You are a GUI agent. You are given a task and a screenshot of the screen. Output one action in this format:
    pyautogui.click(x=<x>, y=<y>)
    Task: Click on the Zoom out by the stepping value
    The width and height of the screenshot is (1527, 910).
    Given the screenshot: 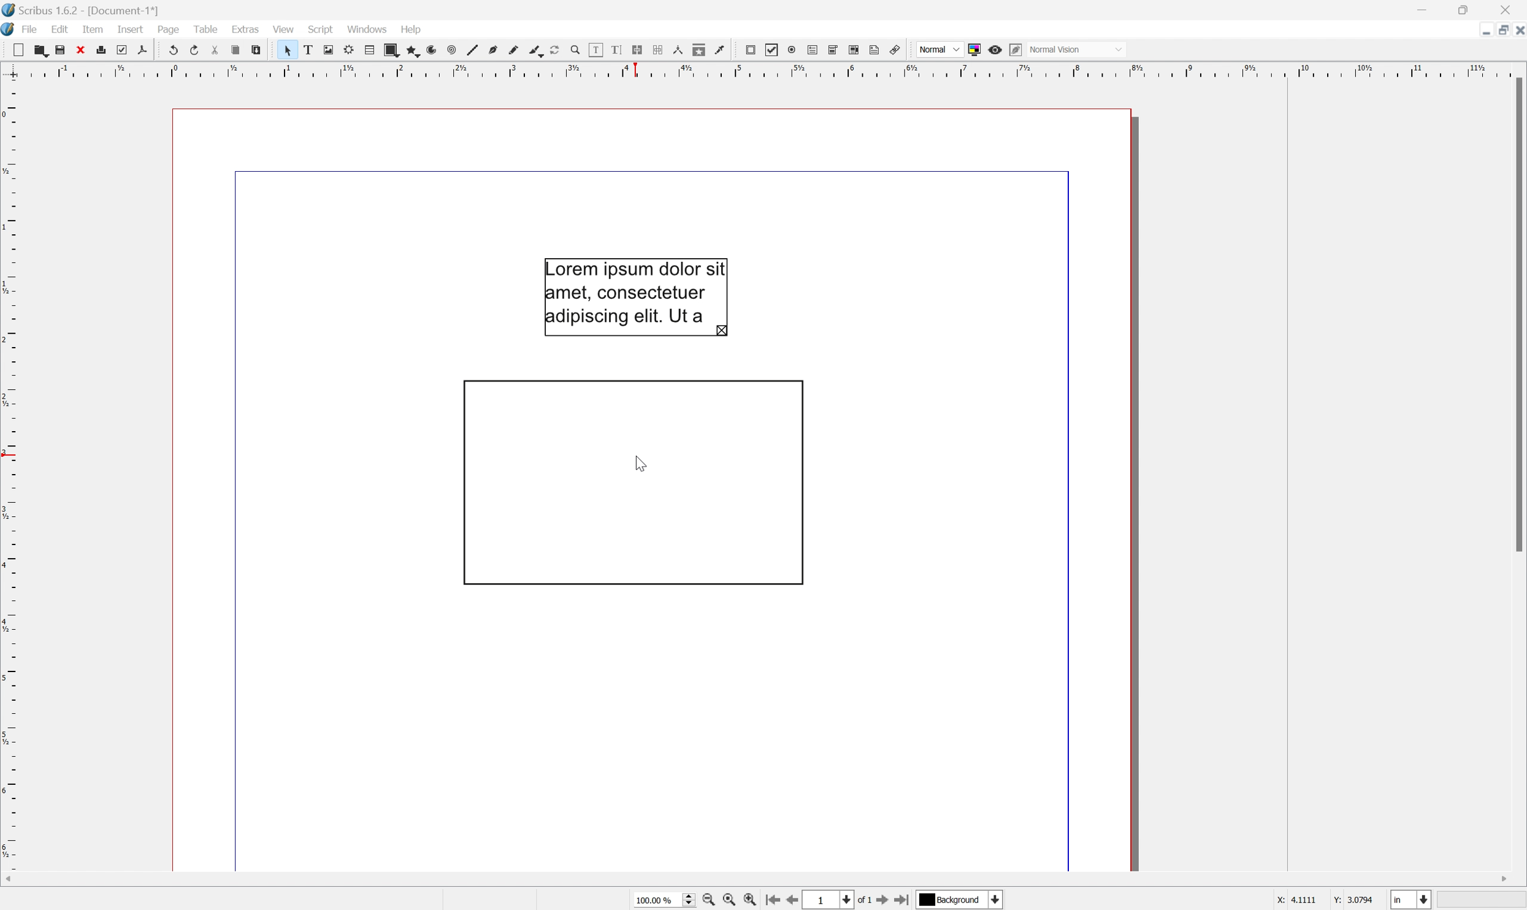 What is the action you would take?
    pyautogui.click(x=711, y=901)
    